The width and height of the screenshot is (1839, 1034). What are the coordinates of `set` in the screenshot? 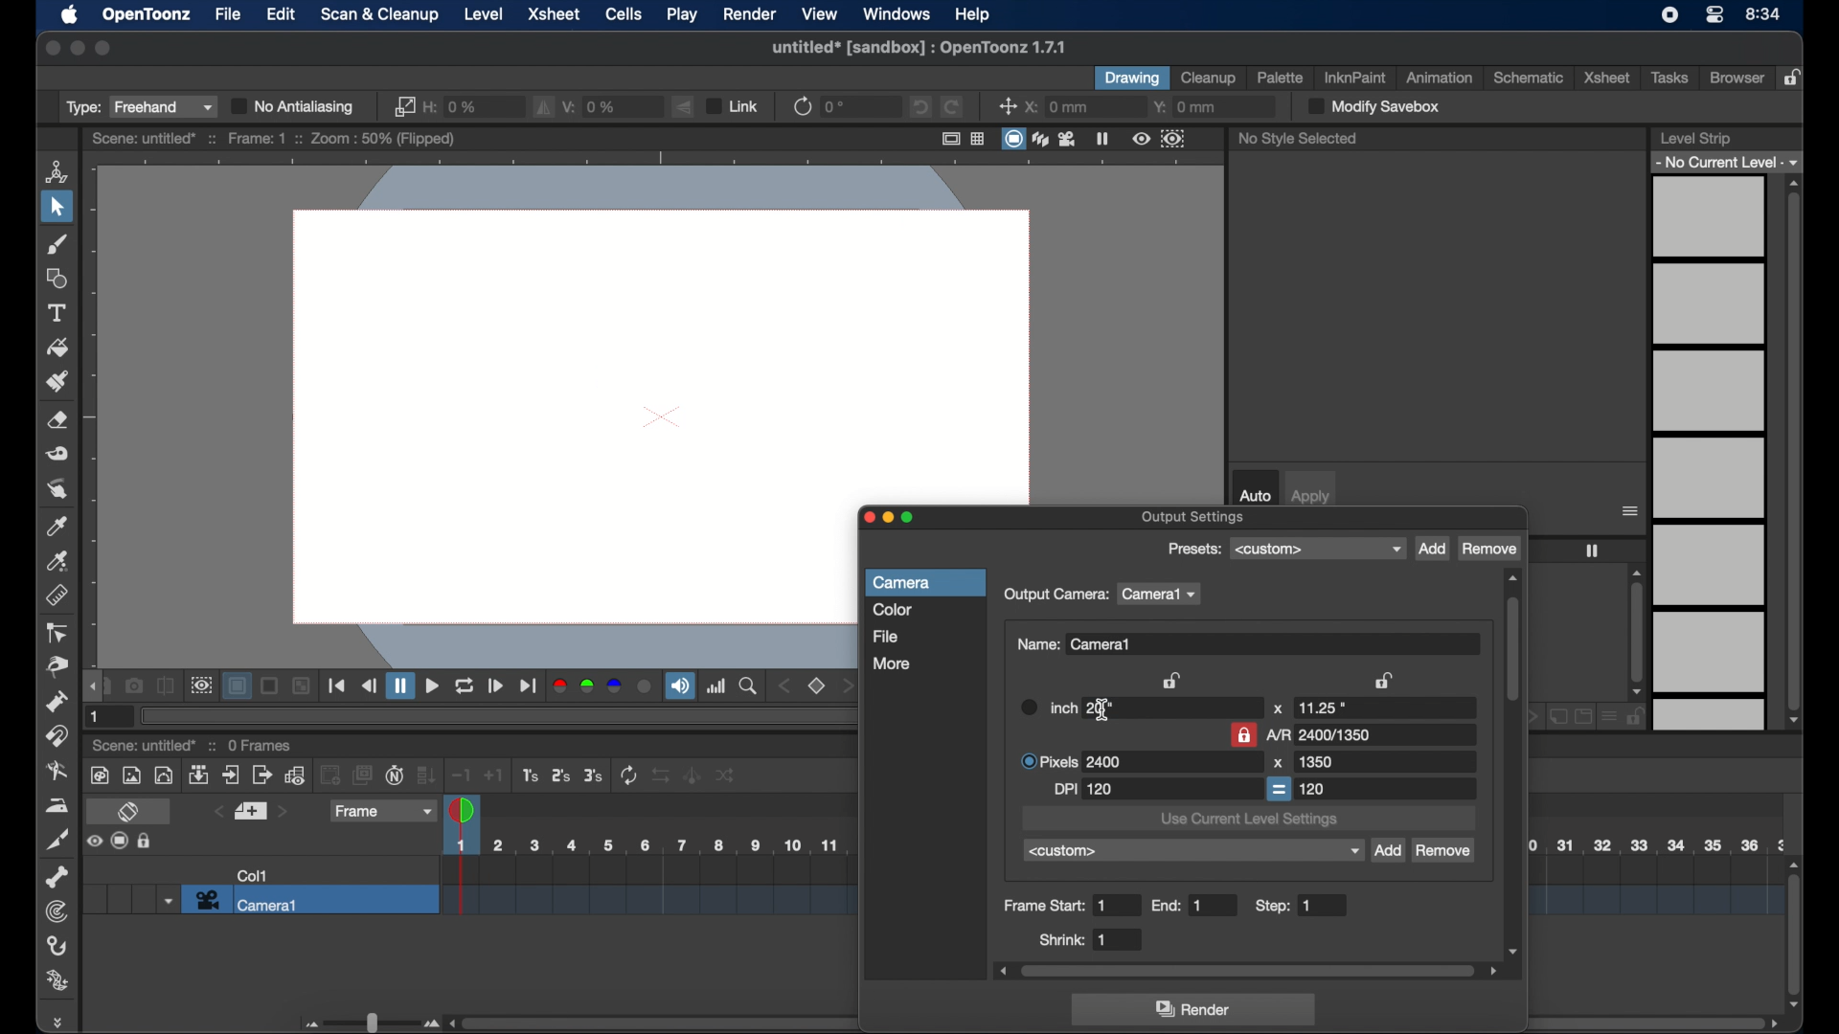 It's located at (818, 686).